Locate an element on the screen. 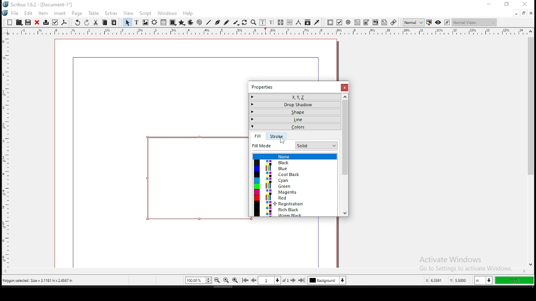 Image resolution: width=536 pixels, height=301 pixels. shape is located at coordinates (194, 178).